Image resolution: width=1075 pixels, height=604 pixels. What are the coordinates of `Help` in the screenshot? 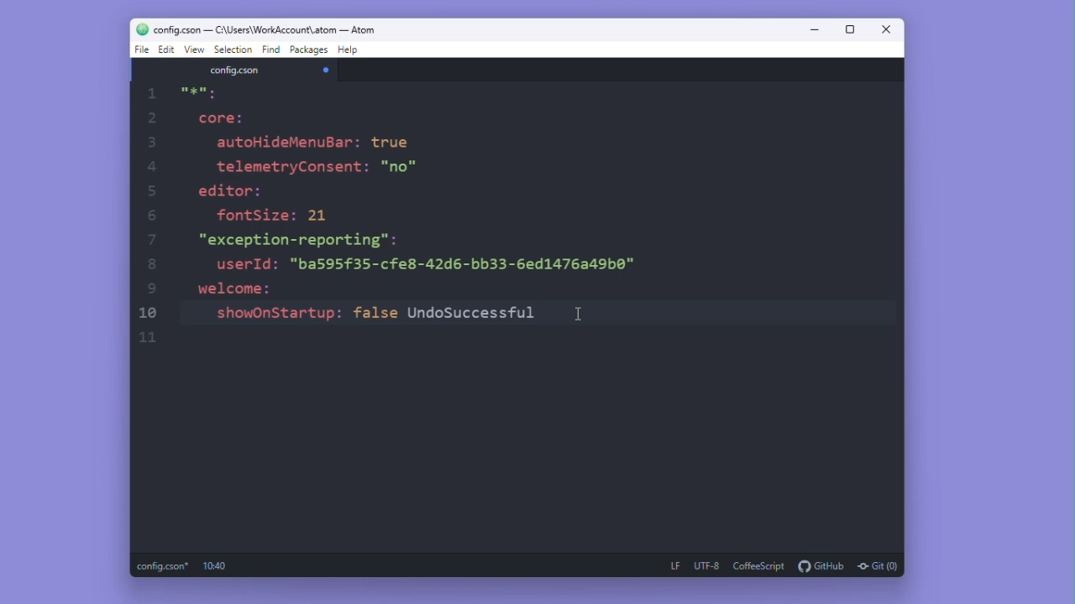 It's located at (350, 51).